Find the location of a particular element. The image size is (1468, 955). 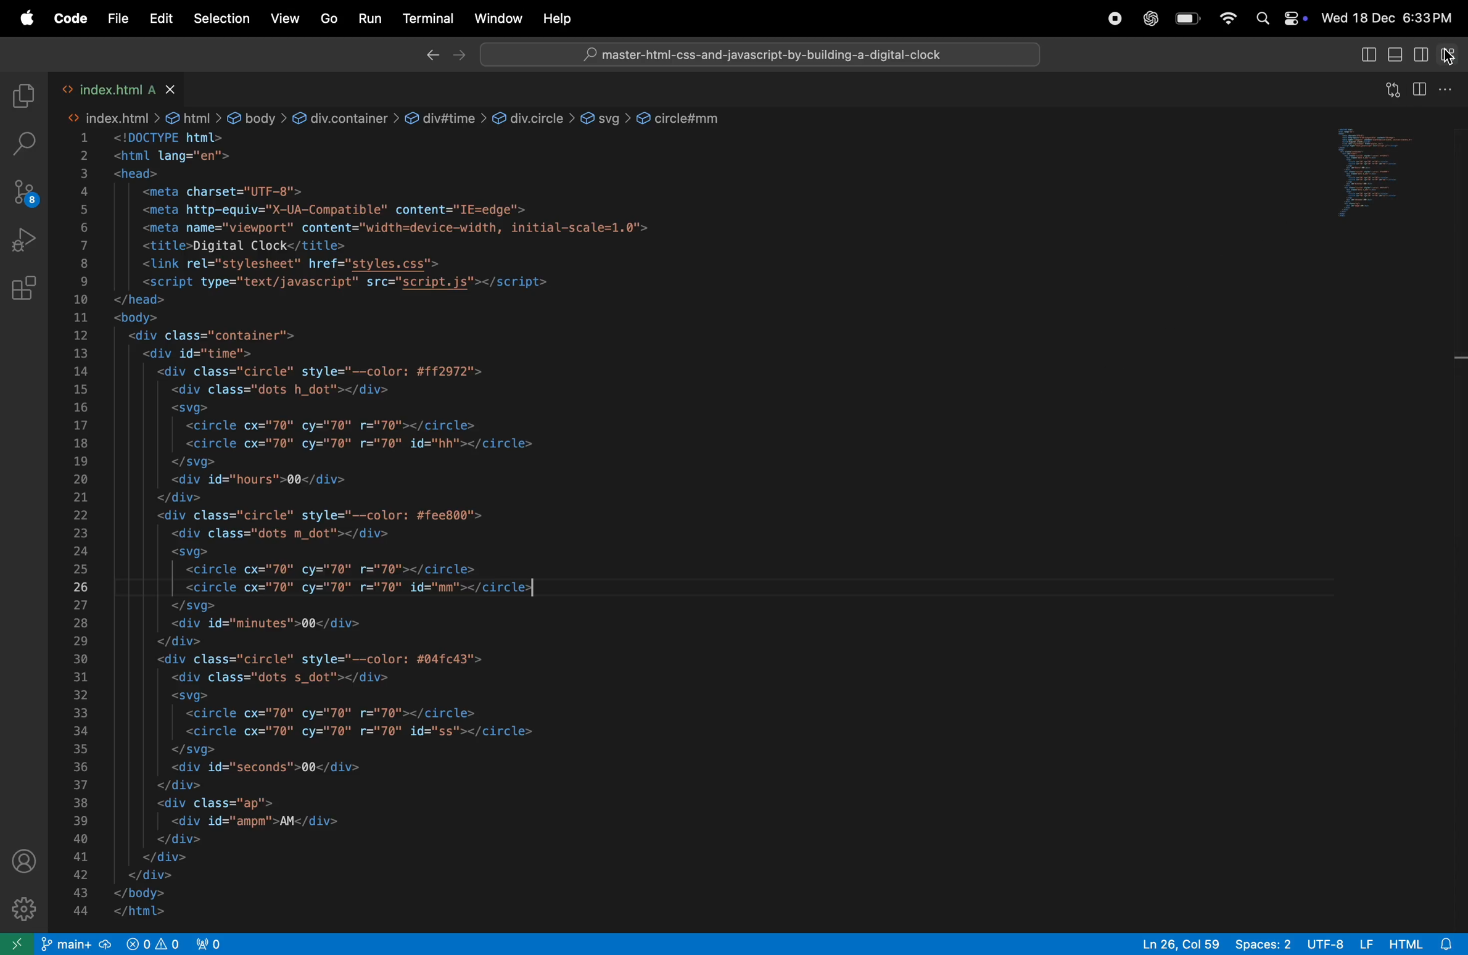

profile is located at coordinates (26, 862).